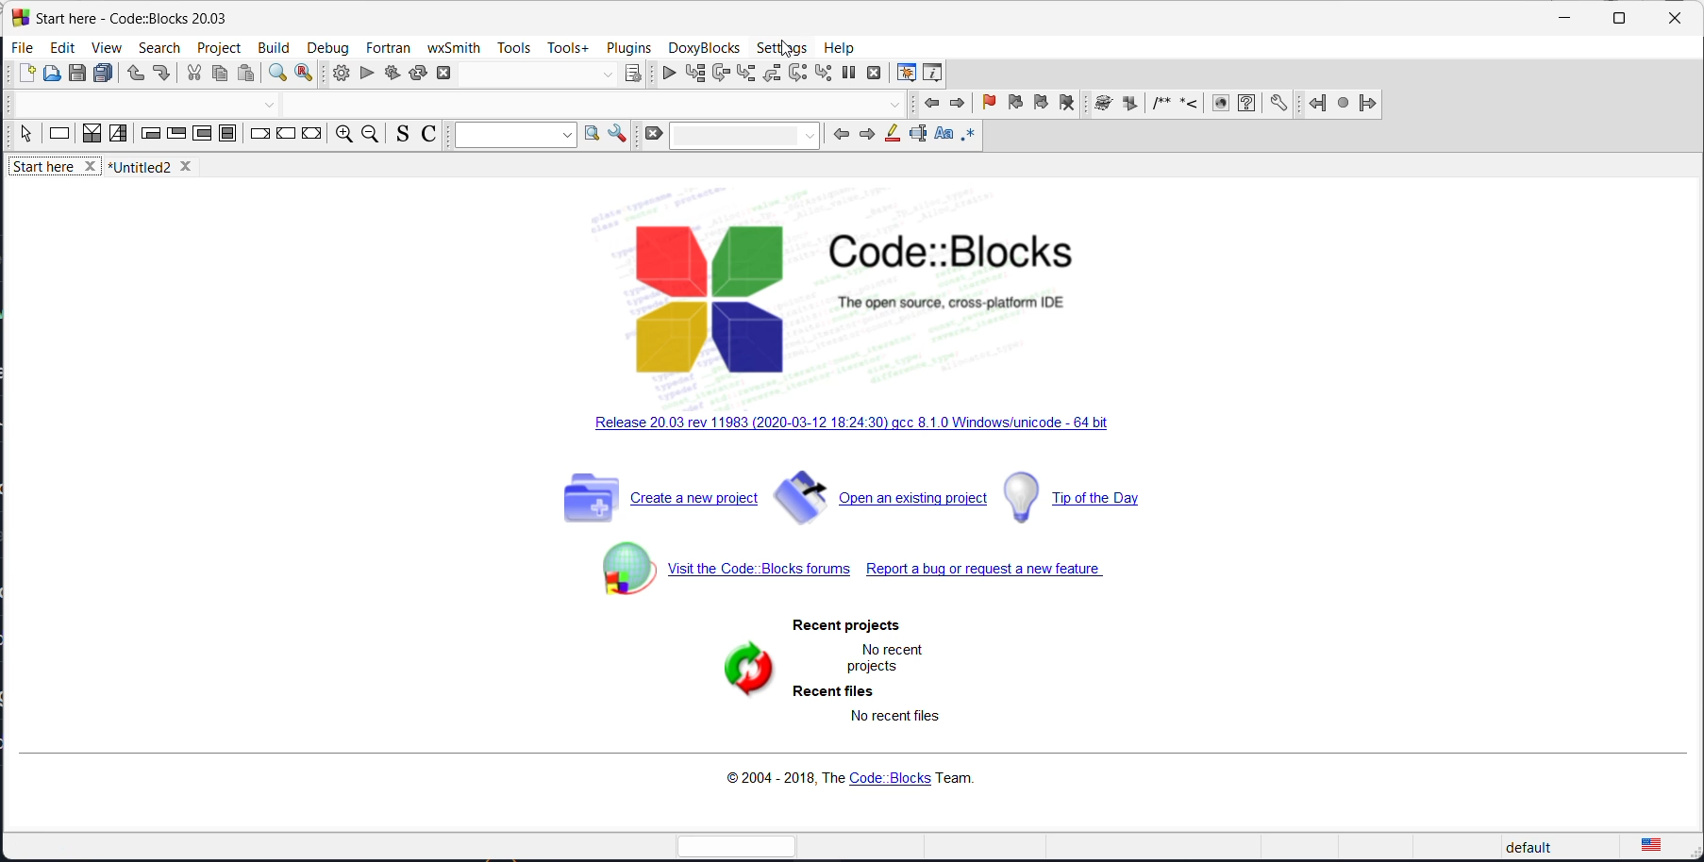 The width and height of the screenshot is (1704, 862). What do you see at coordinates (453, 47) in the screenshot?
I see `wxSmith` at bounding box center [453, 47].